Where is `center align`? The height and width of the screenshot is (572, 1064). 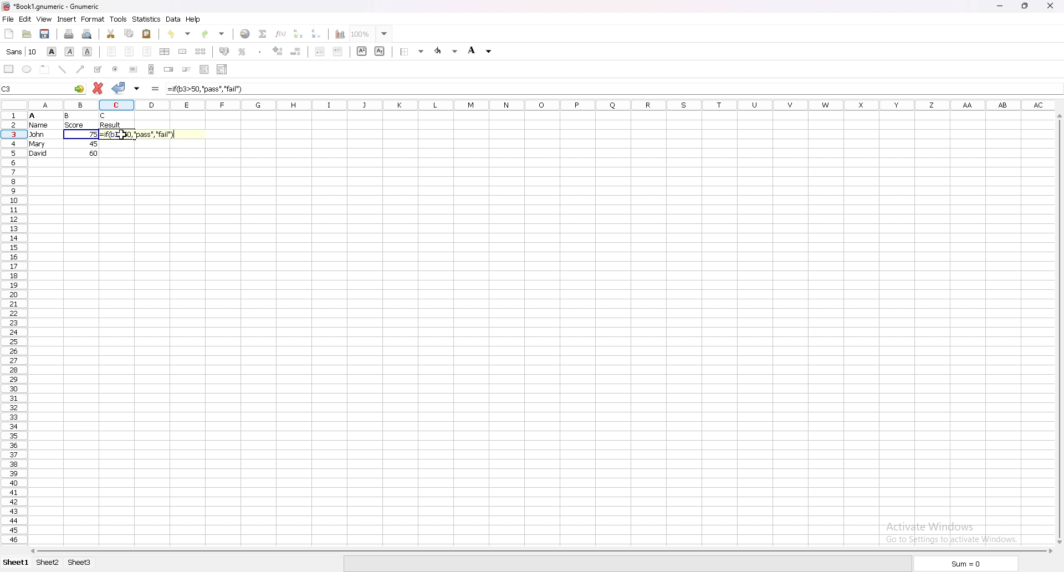
center align is located at coordinates (129, 51).